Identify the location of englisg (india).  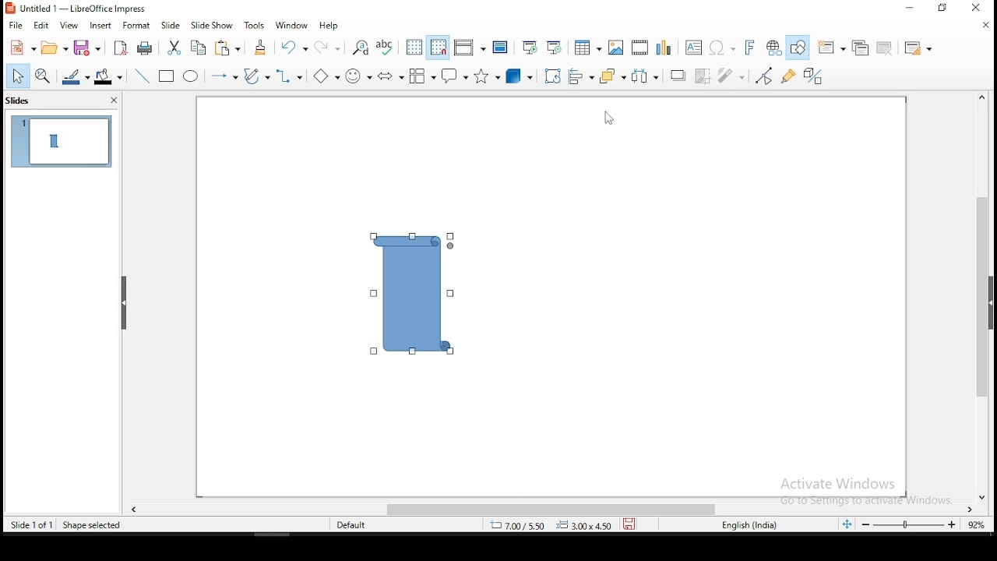
(742, 524).